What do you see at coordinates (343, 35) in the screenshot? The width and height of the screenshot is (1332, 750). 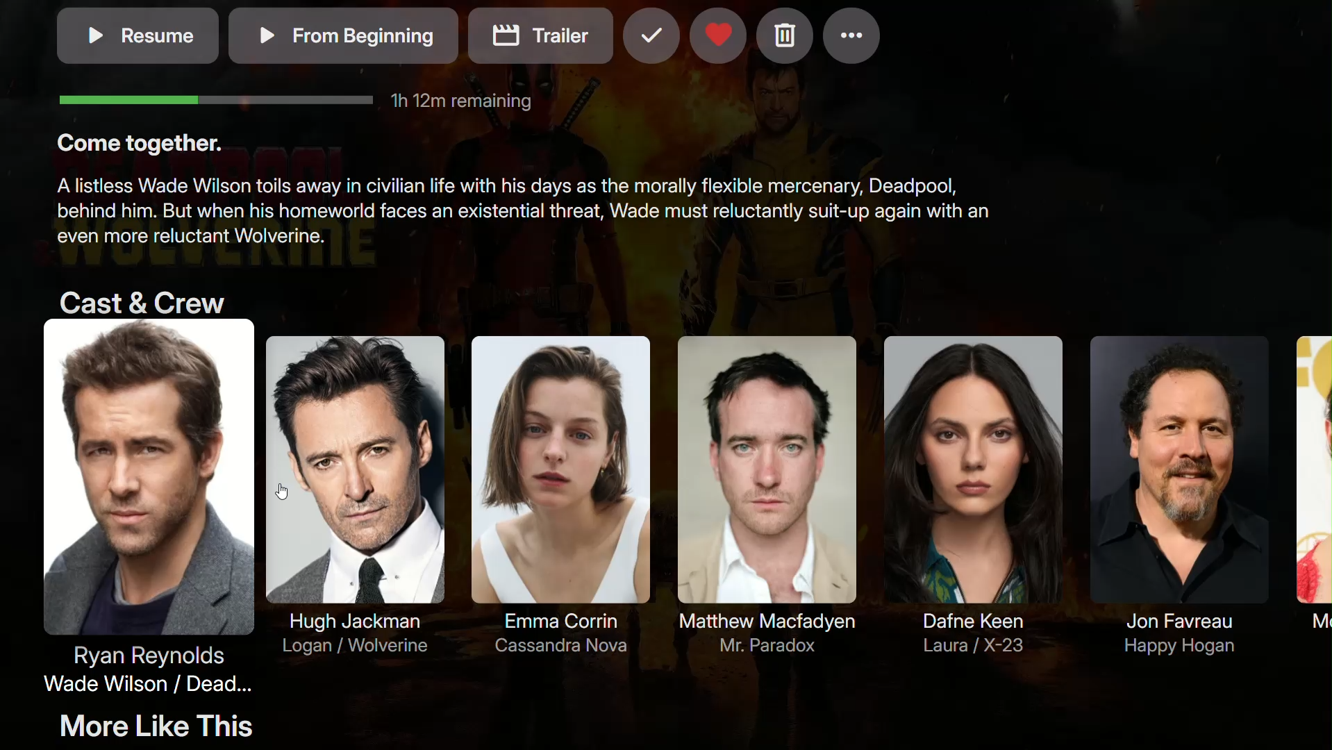 I see `From Beginning` at bounding box center [343, 35].